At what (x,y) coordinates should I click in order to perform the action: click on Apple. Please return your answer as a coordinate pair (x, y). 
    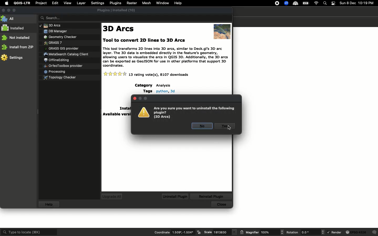
    Looking at the image, I should click on (7, 3).